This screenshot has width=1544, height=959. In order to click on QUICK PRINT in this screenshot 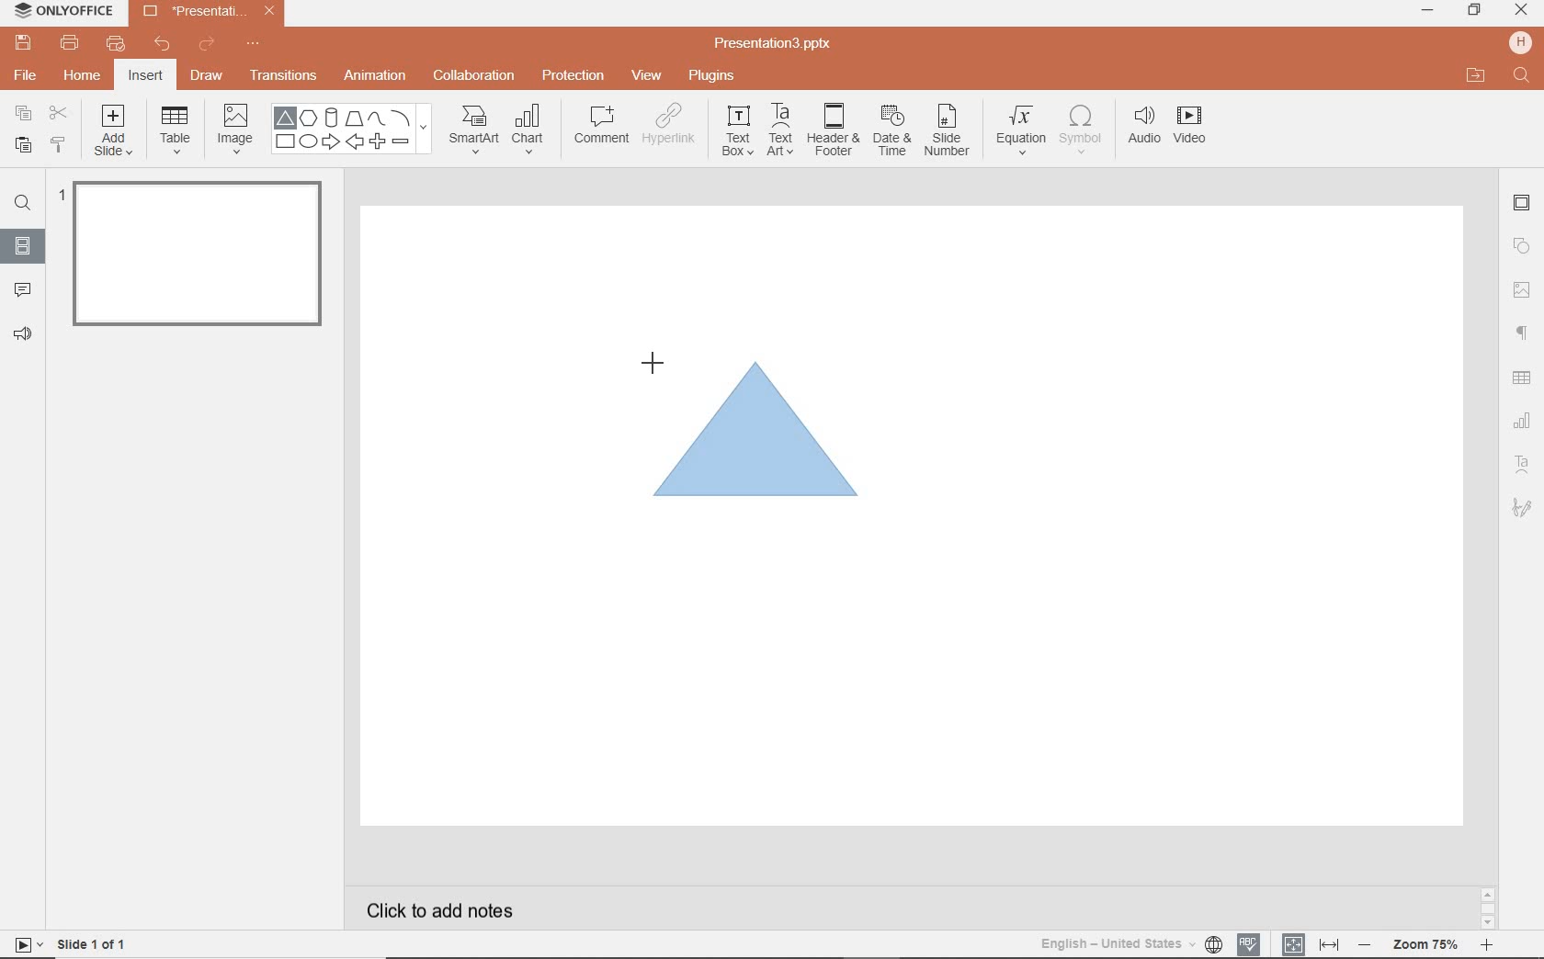, I will do `click(115, 45)`.